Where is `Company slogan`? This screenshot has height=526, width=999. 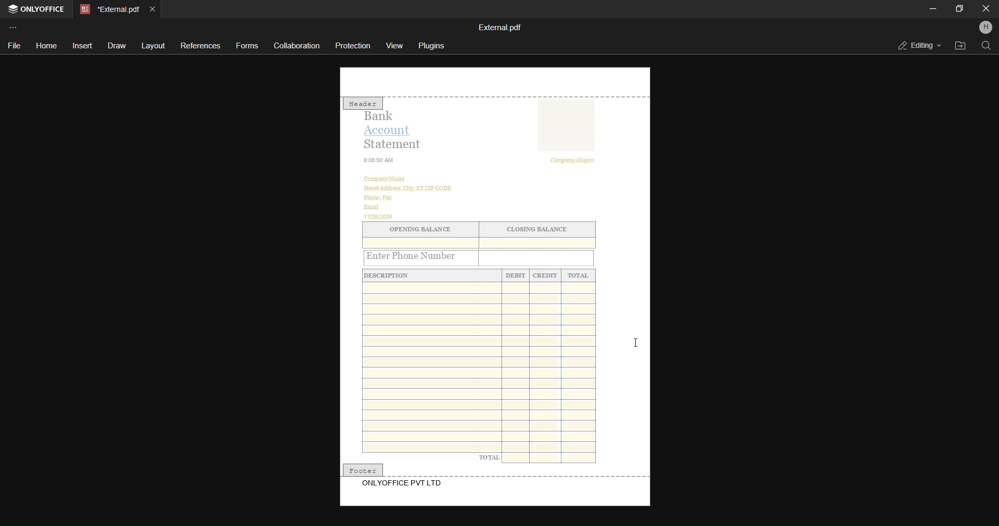
Company slogan is located at coordinates (576, 161).